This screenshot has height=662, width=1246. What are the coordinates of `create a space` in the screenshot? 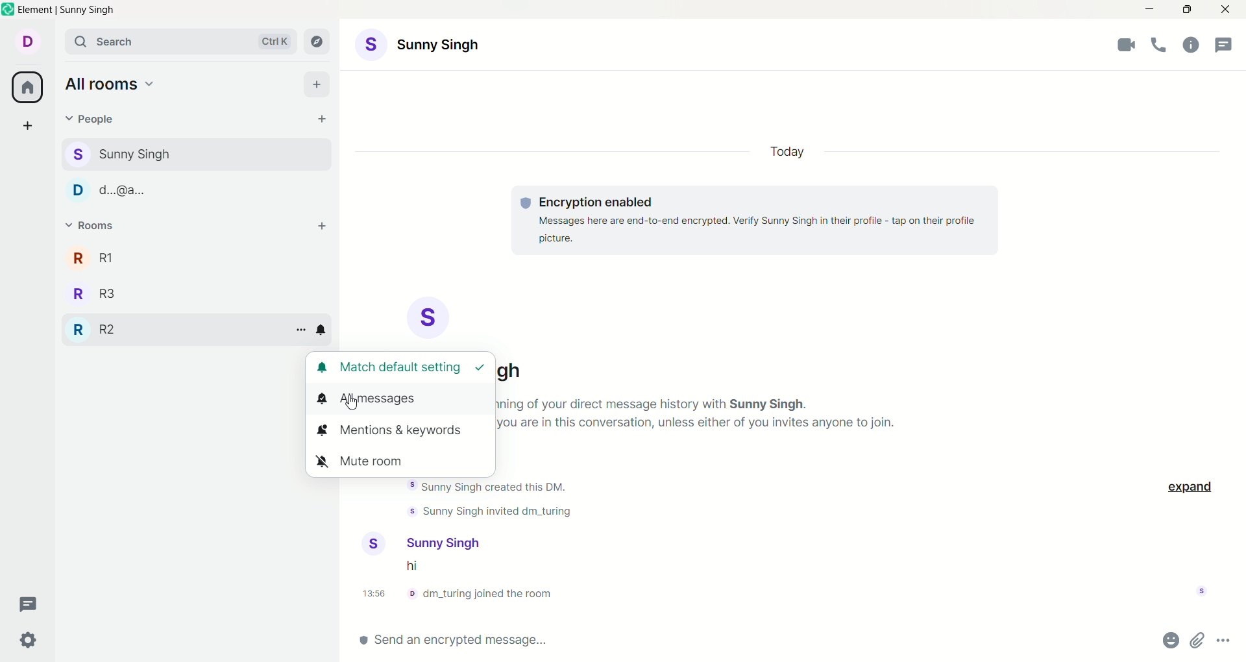 It's located at (30, 125).